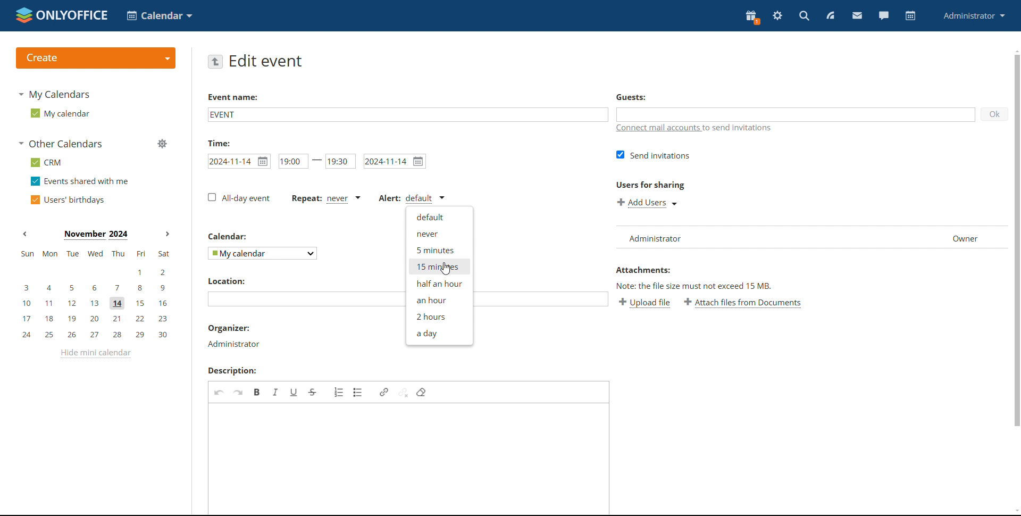  I want to click on attach file from documents, so click(743, 303).